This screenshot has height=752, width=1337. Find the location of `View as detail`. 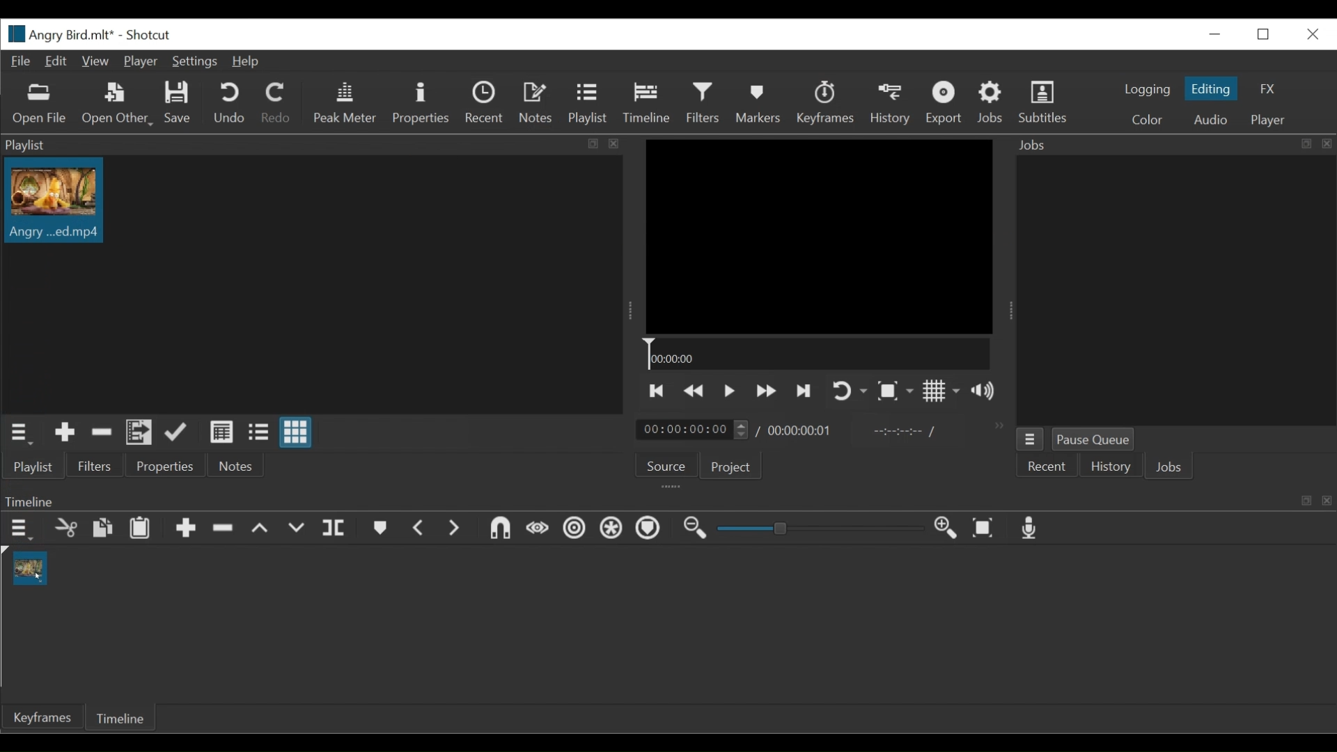

View as detail is located at coordinates (221, 432).